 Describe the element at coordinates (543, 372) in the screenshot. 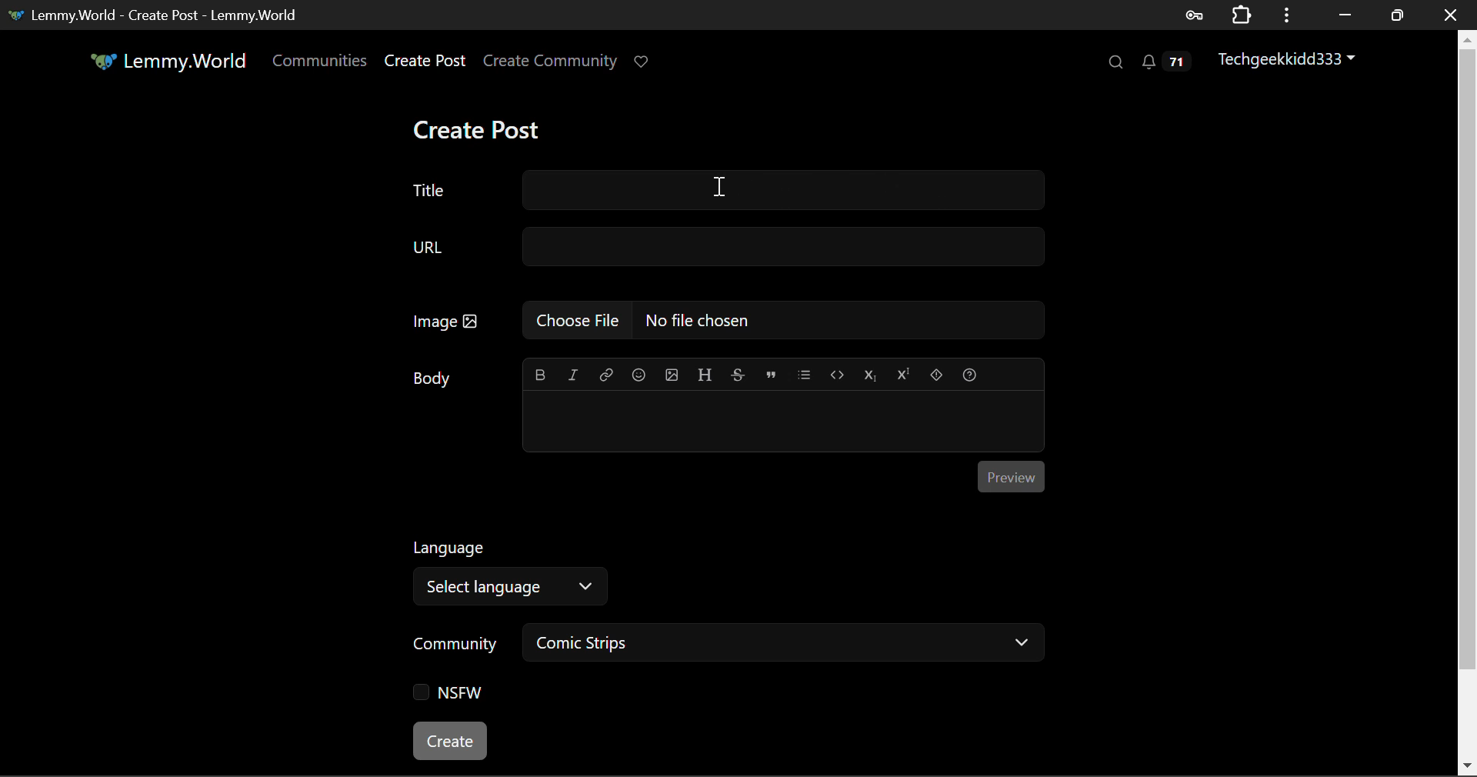

I see `bold` at that location.